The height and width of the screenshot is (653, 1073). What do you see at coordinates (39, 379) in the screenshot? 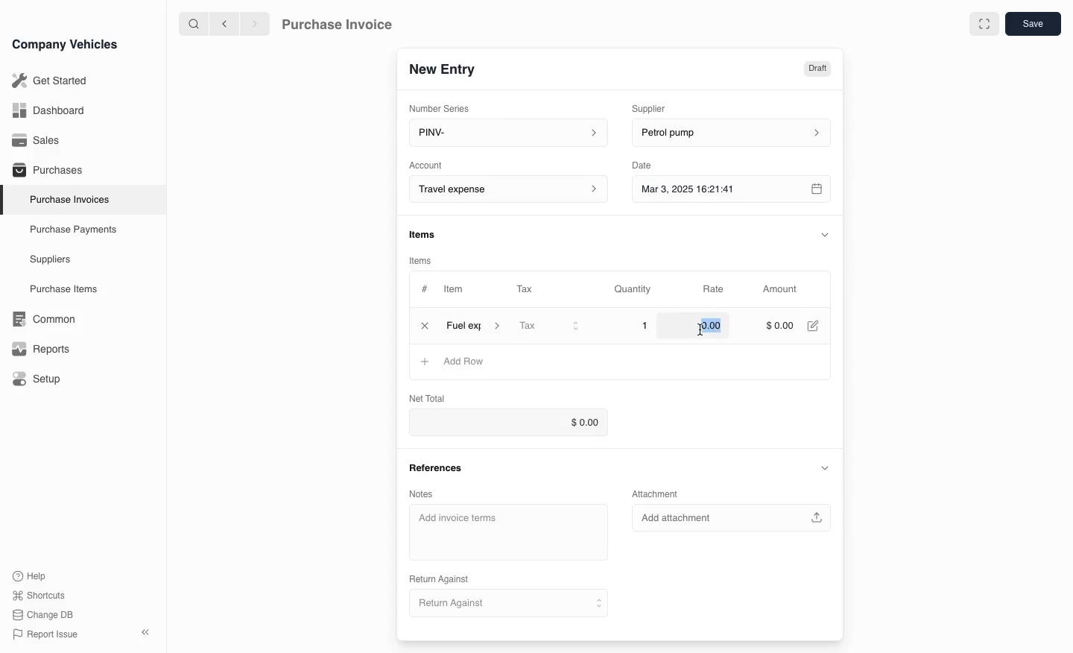
I see `Setup` at bounding box center [39, 379].